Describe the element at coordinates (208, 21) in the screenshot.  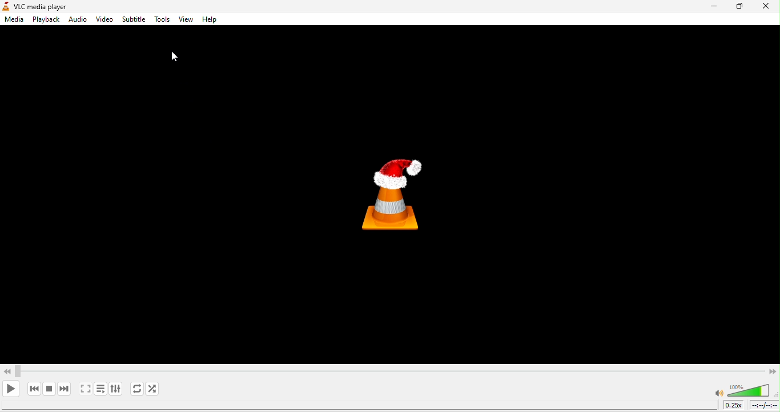
I see `help` at that location.